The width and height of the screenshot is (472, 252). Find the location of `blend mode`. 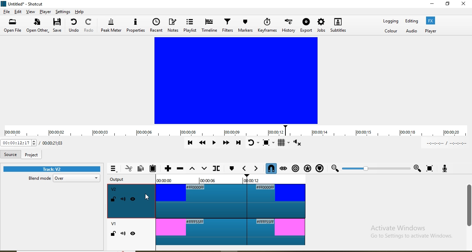

blend mode is located at coordinates (38, 179).